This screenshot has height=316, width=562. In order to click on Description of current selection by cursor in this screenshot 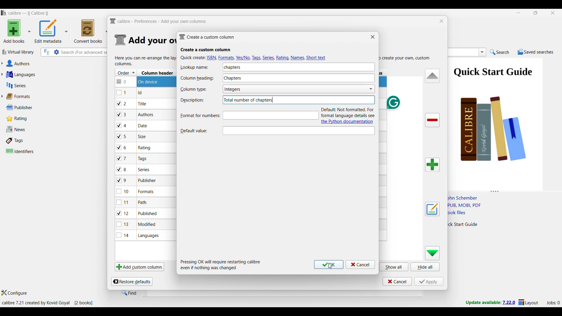, I will do `click(298, 130)`.